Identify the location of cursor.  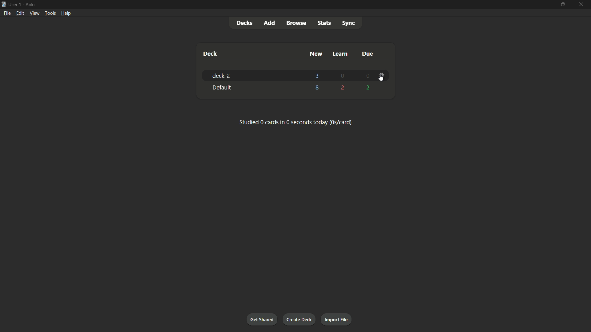
(381, 78).